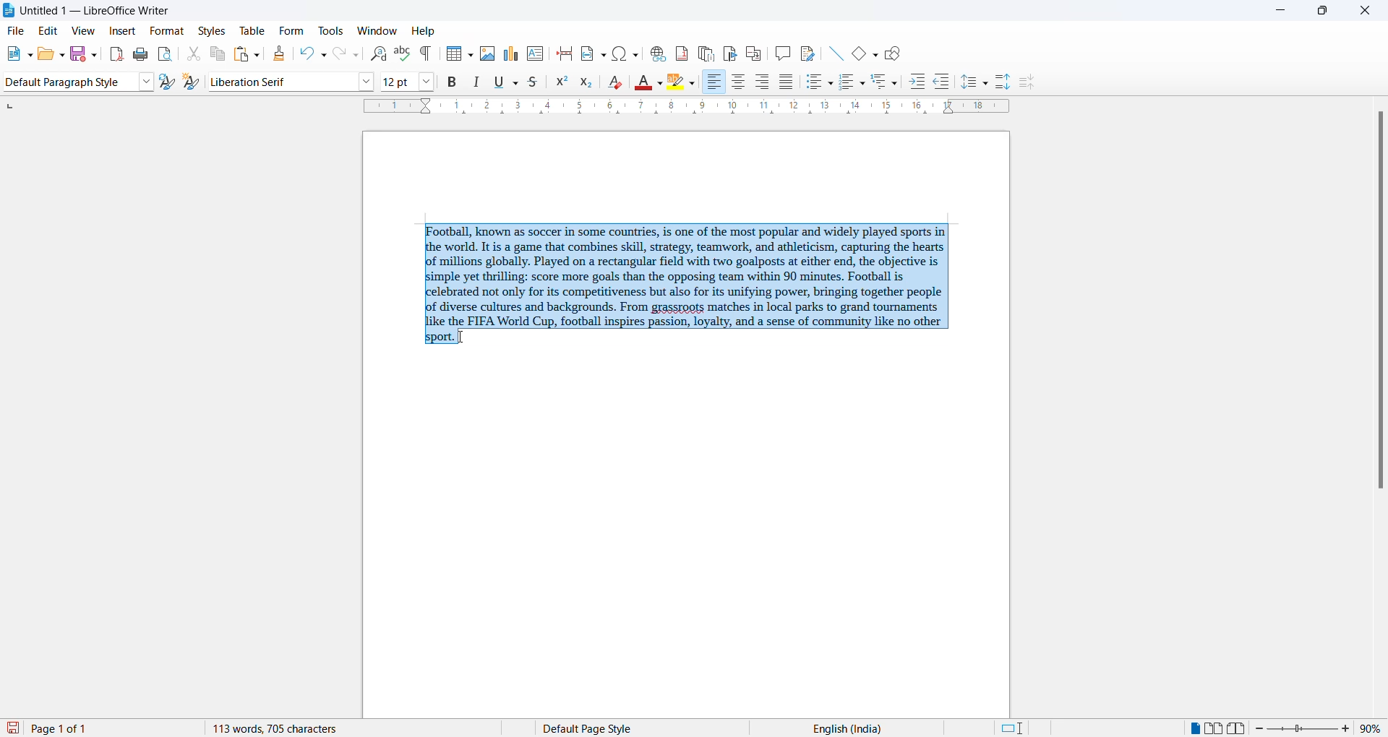  Describe the element at coordinates (763, 82) in the screenshot. I see `text align center` at that location.